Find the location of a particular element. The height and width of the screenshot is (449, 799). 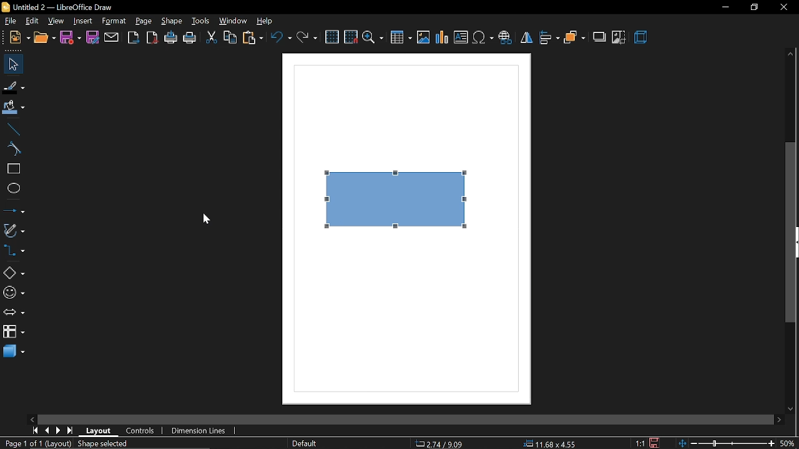

snap to grid is located at coordinates (350, 37).